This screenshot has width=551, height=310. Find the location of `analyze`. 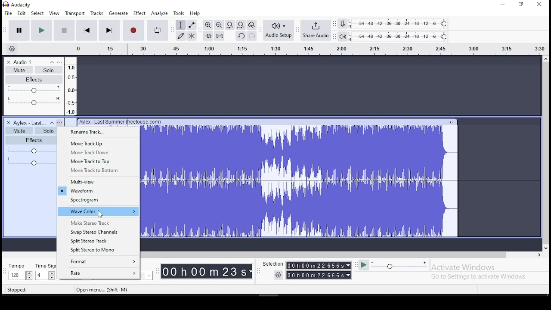

analyze is located at coordinates (160, 13).